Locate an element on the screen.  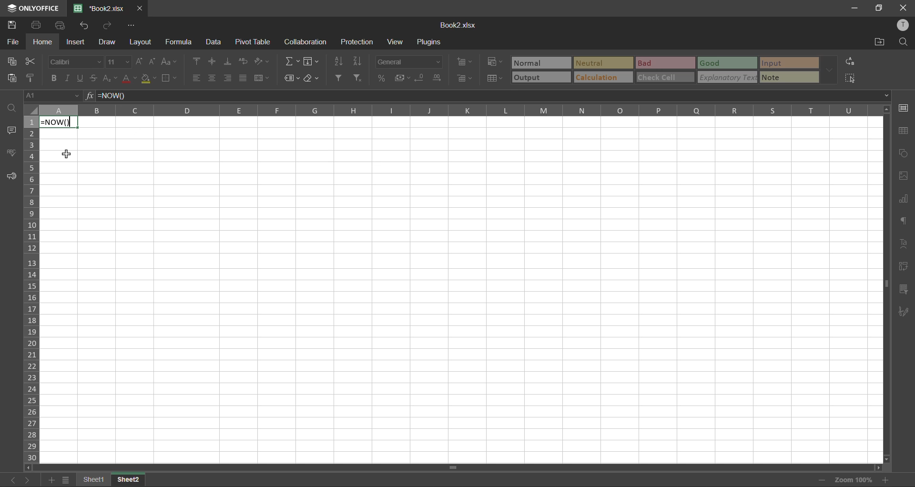
align bottom is located at coordinates (230, 61).